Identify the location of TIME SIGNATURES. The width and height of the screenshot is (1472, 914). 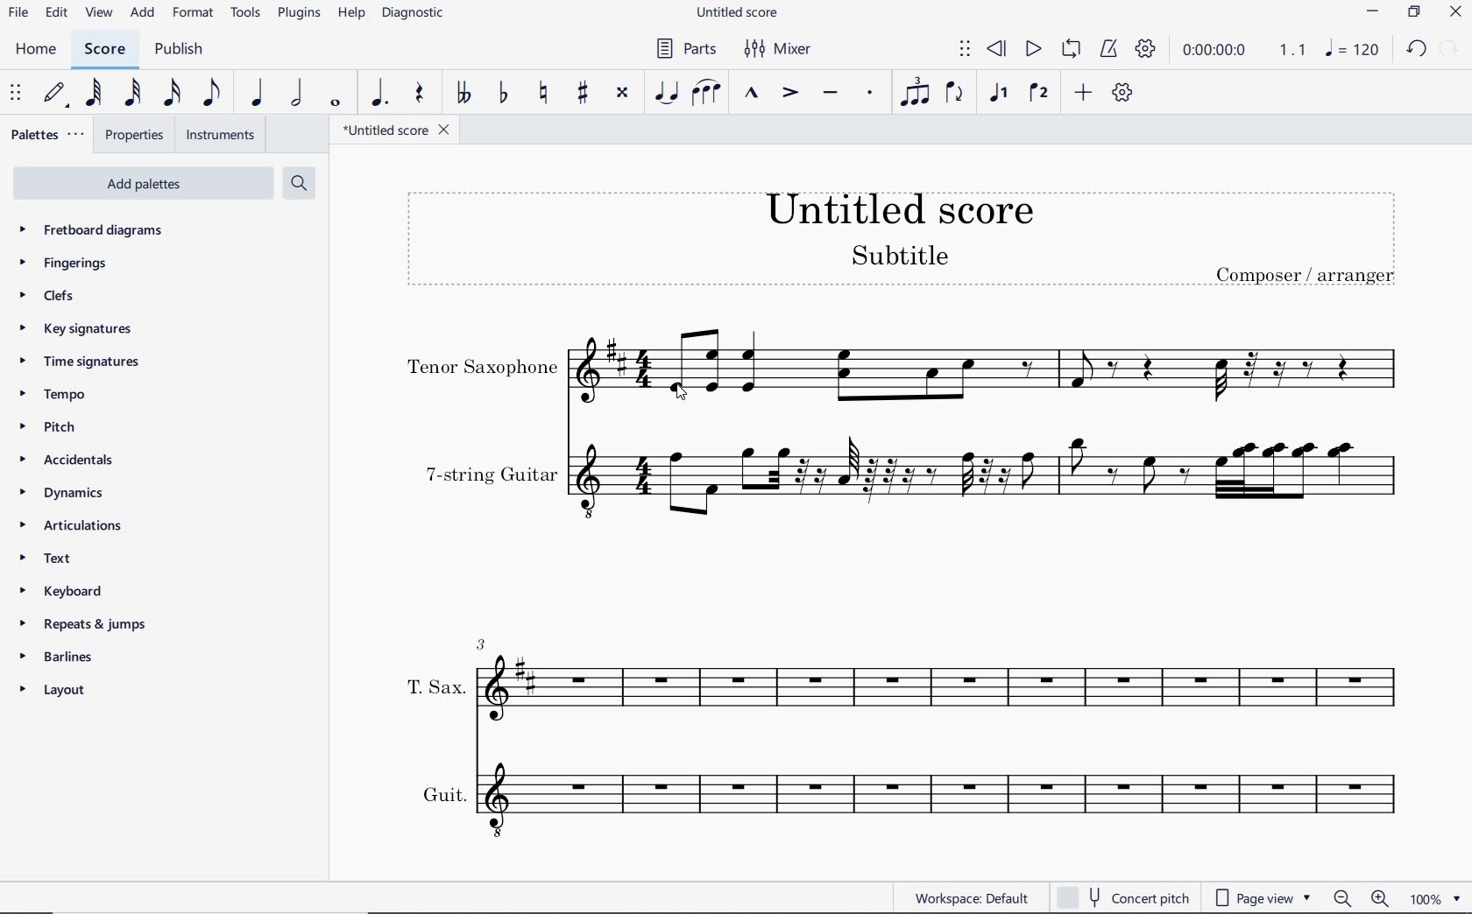
(78, 361).